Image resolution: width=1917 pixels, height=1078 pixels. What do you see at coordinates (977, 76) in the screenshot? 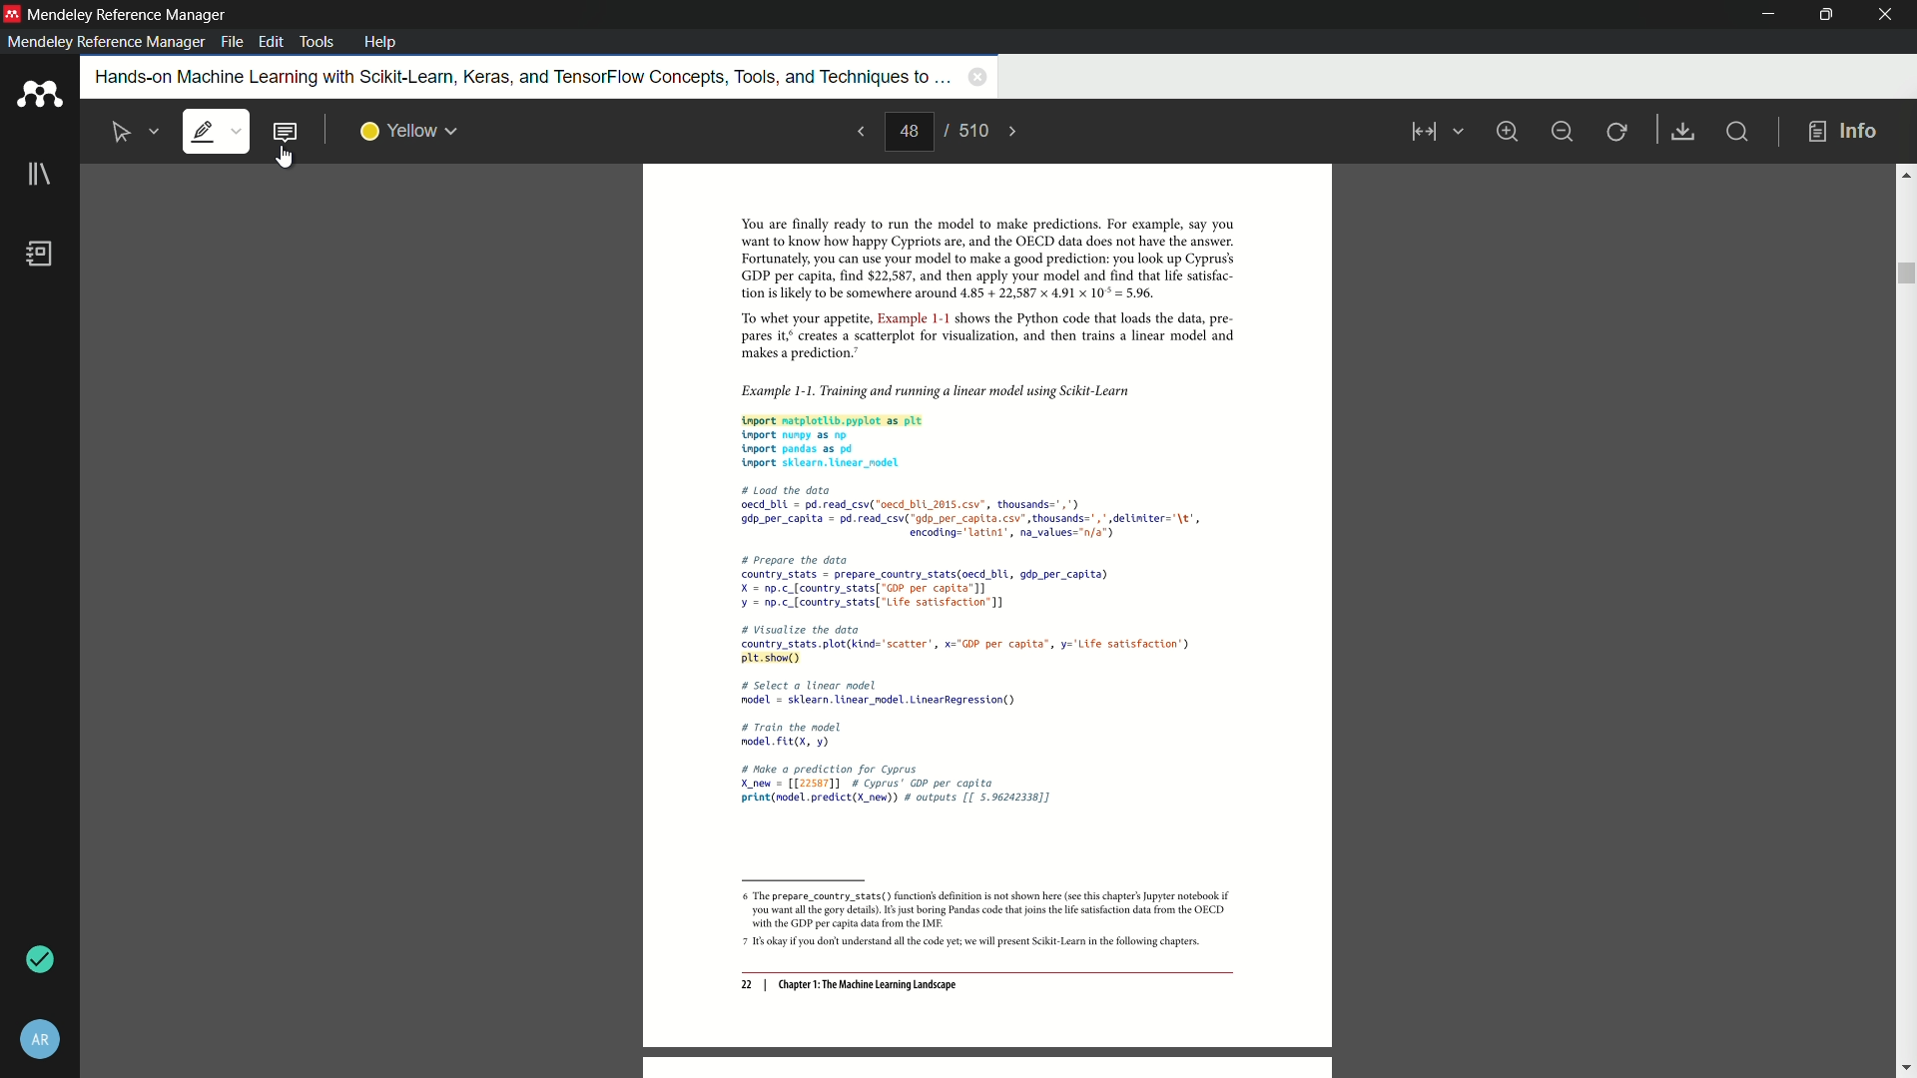
I see `close book` at bounding box center [977, 76].